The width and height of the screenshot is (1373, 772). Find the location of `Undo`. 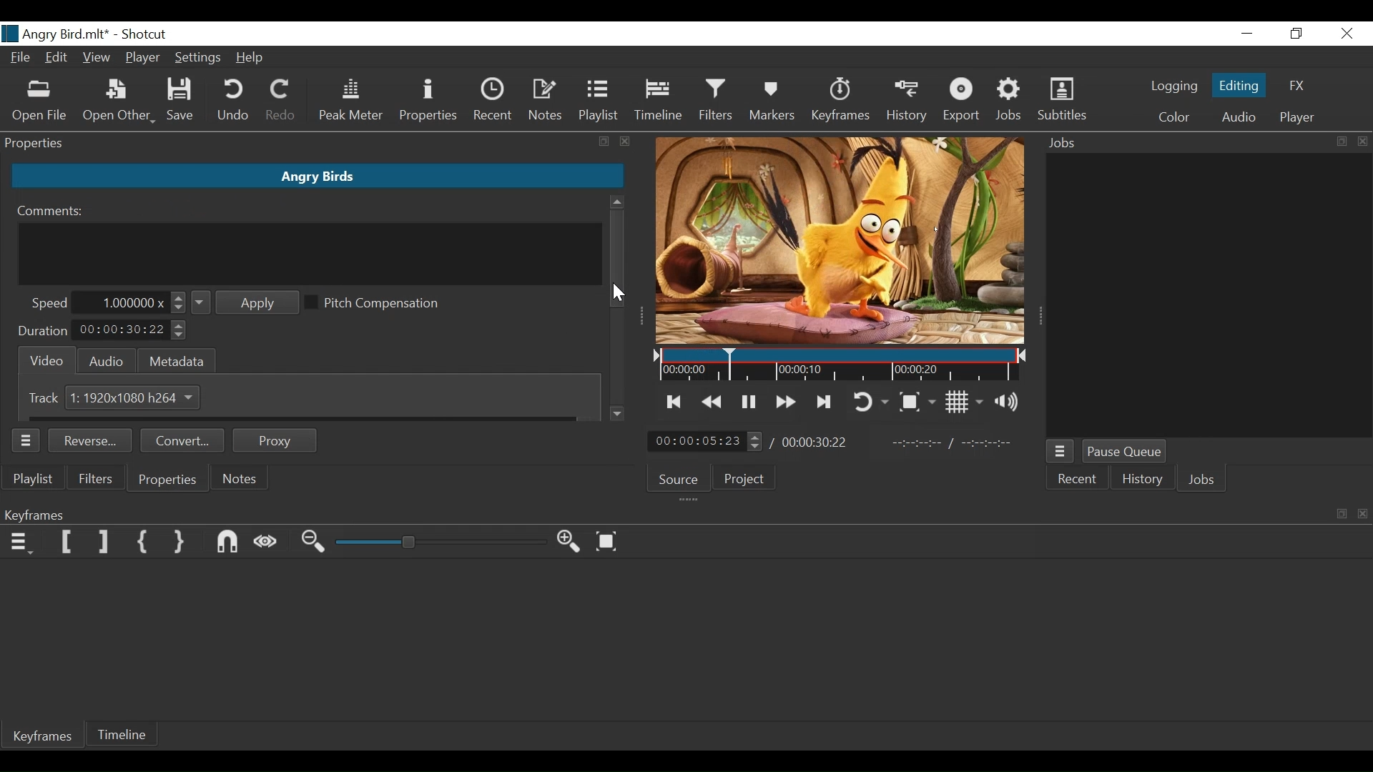

Undo is located at coordinates (235, 102).